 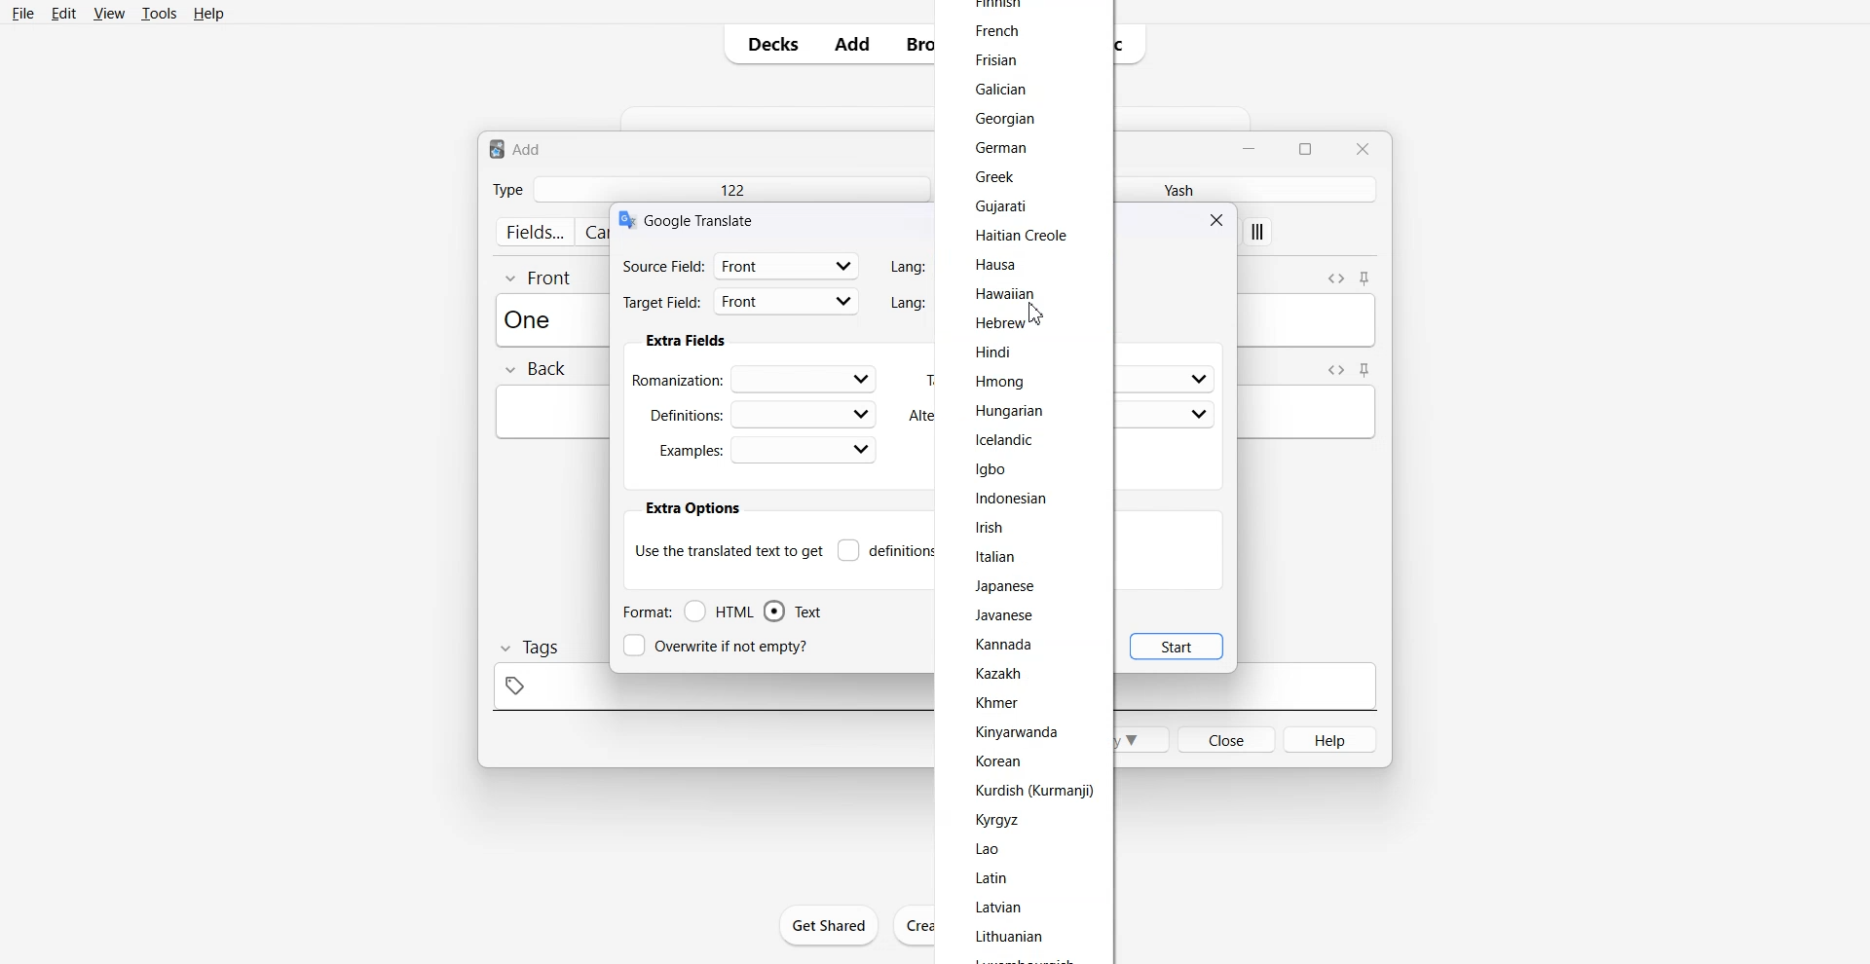 What do you see at coordinates (852, 44) in the screenshot?
I see `Add` at bounding box center [852, 44].